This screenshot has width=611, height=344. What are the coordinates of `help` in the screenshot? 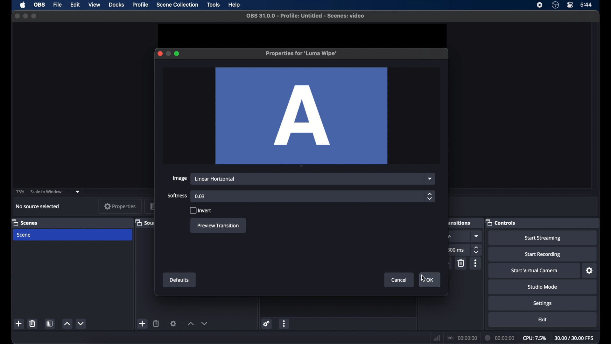 It's located at (235, 4).